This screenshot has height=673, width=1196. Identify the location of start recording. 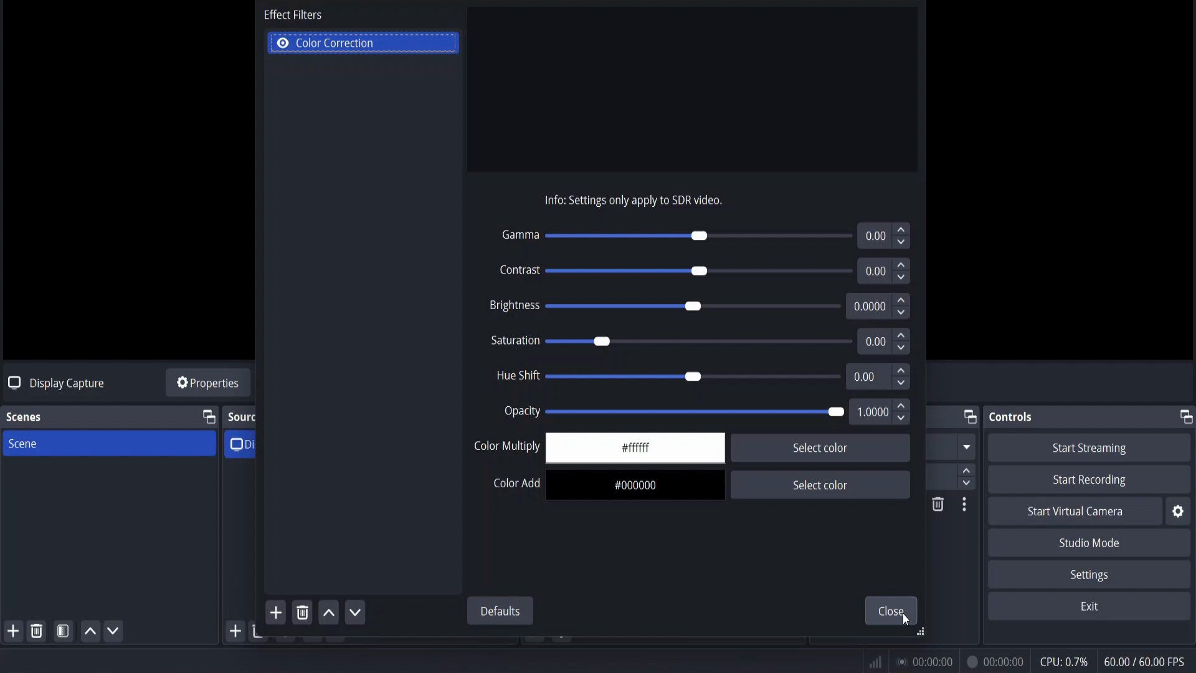
(1093, 480).